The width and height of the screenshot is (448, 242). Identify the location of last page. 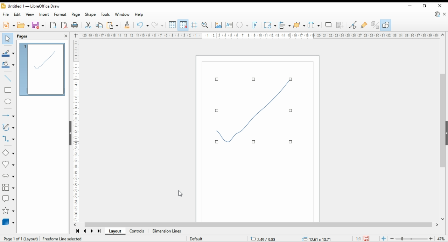
(99, 231).